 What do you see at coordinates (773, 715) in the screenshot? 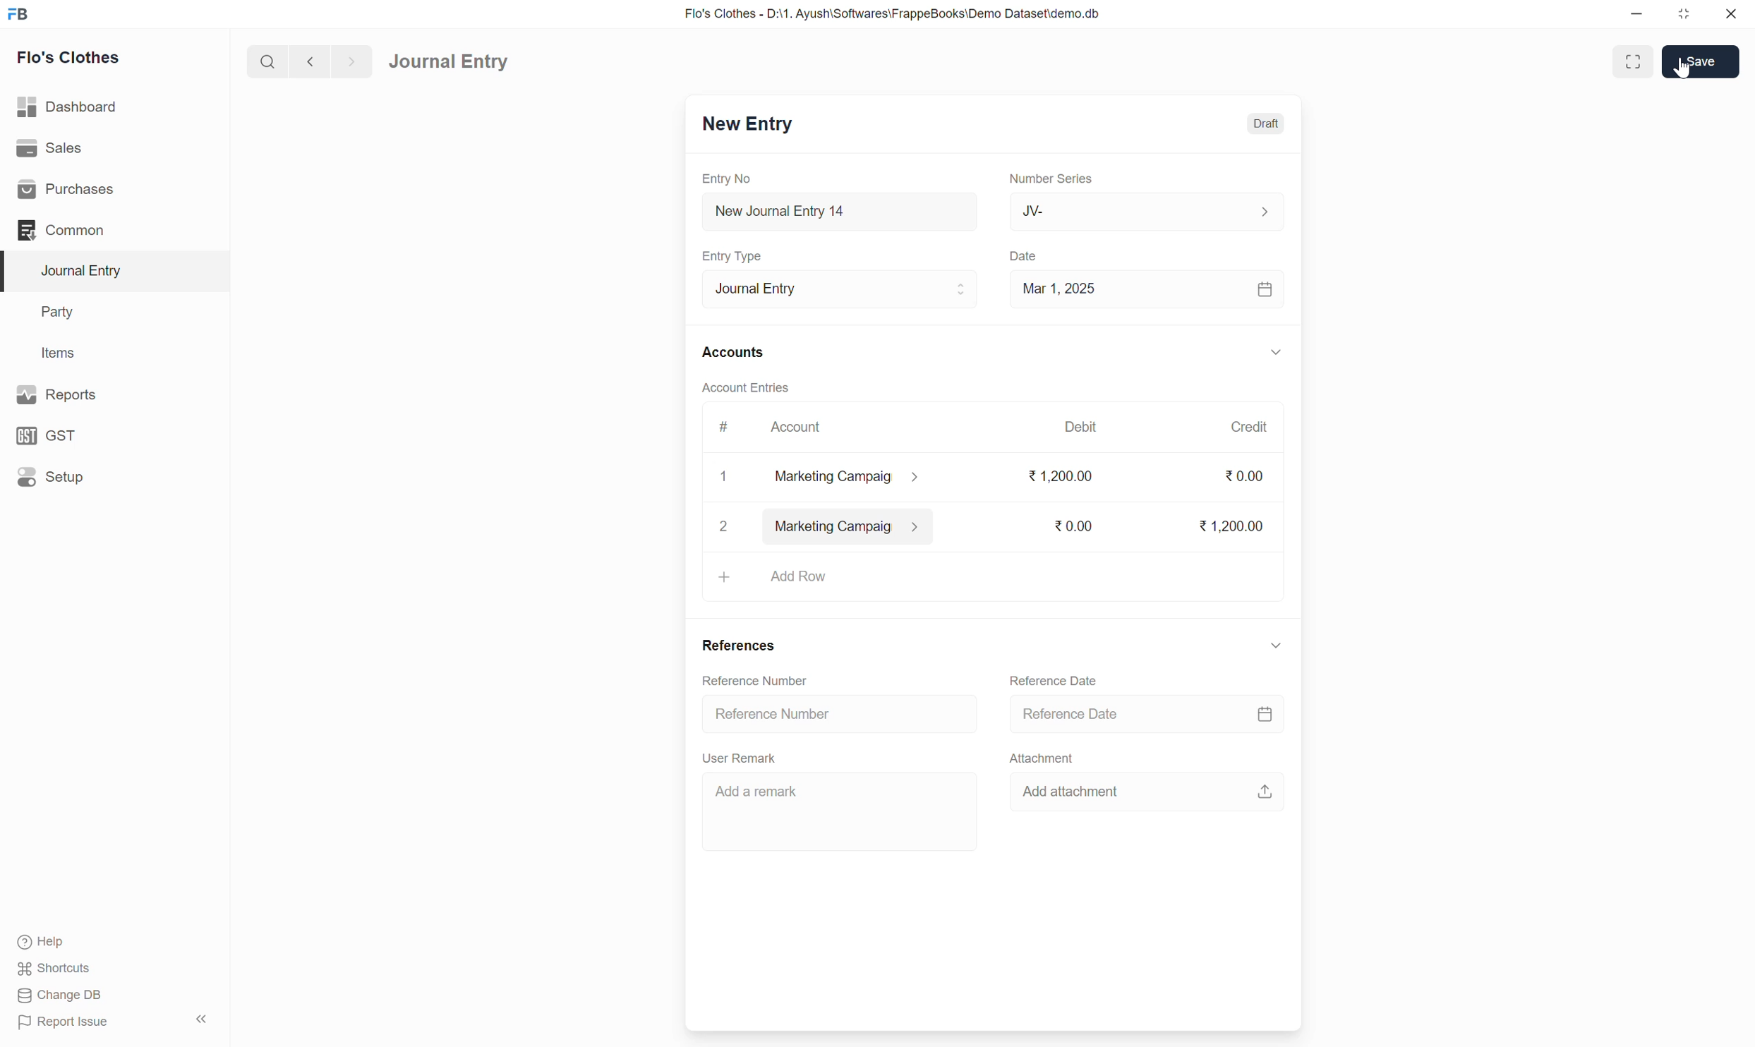
I see `Reference Number` at bounding box center [773, 715].